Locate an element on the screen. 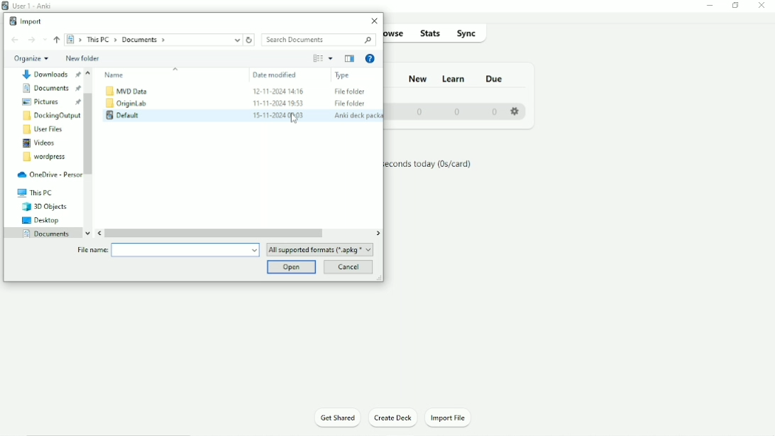 The width and height of the screenshot is (775, 436). Right is located at coordinates (377, 232).